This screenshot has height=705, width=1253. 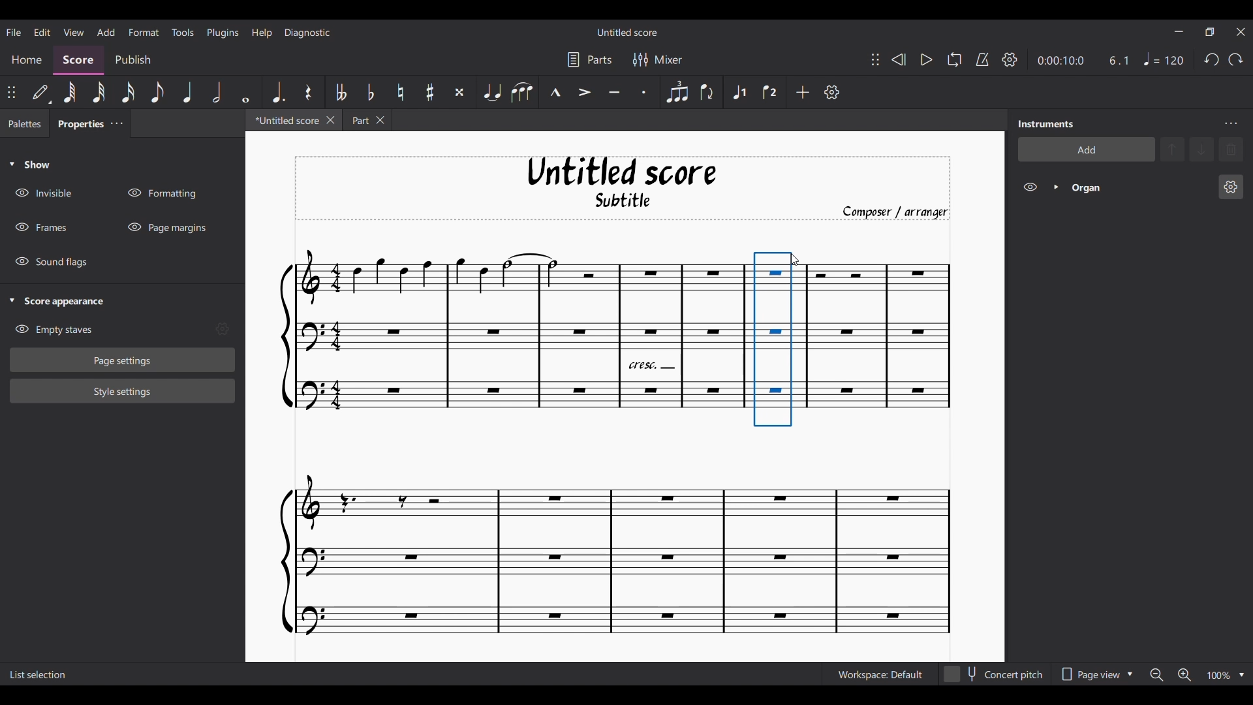 I want to click on Looping playback , so click(x=954, y=59).